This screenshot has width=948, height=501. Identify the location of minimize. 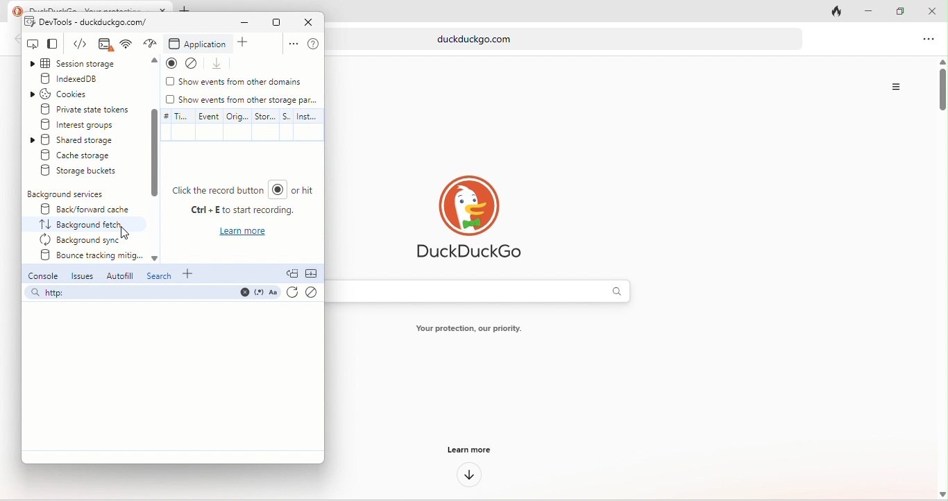
(239, 24).